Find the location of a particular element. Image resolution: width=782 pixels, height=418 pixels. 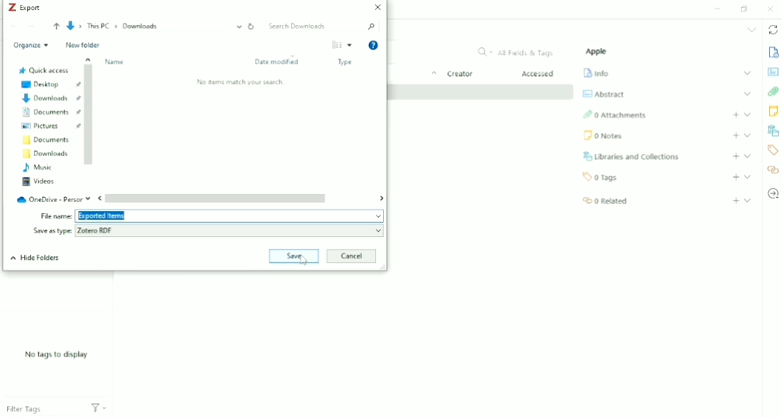

Name is located at coordinates (116, 62).